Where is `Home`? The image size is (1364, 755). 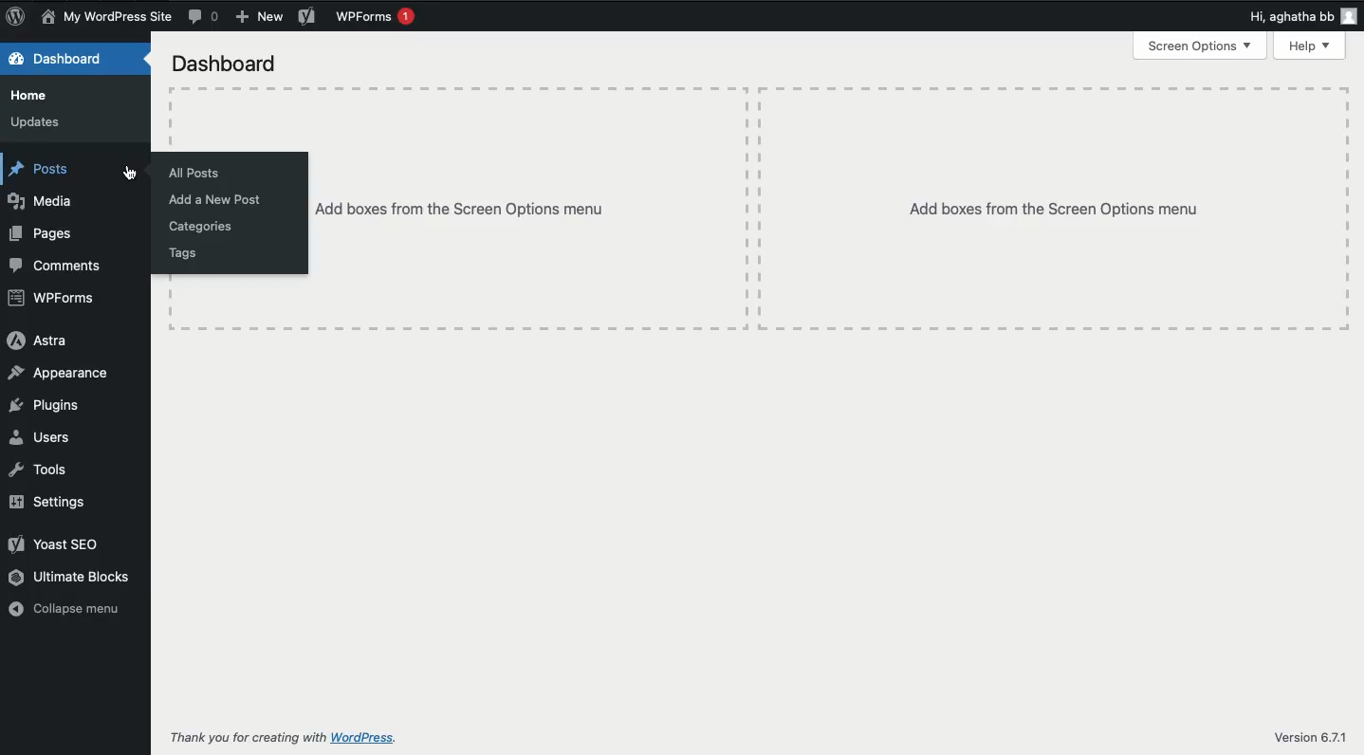 Home is located at coordinates (30, 97).